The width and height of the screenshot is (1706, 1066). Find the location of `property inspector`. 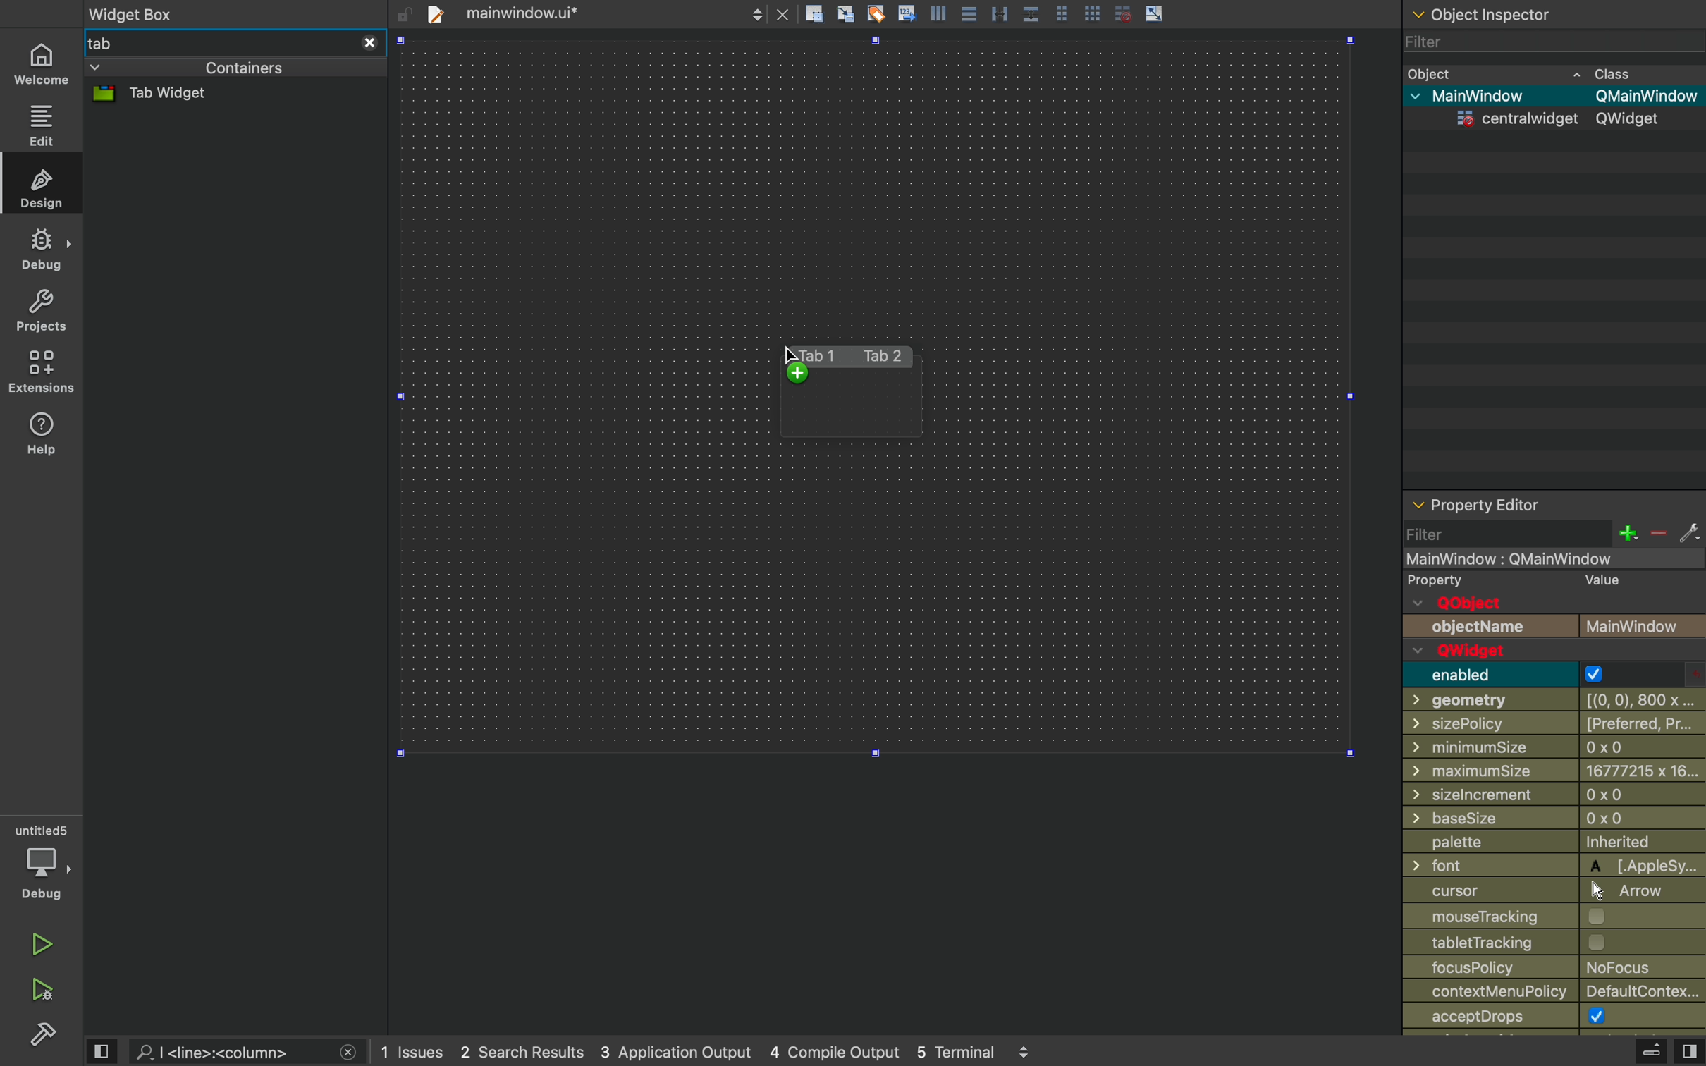

property inspector is located at coordinates (1554, 504).